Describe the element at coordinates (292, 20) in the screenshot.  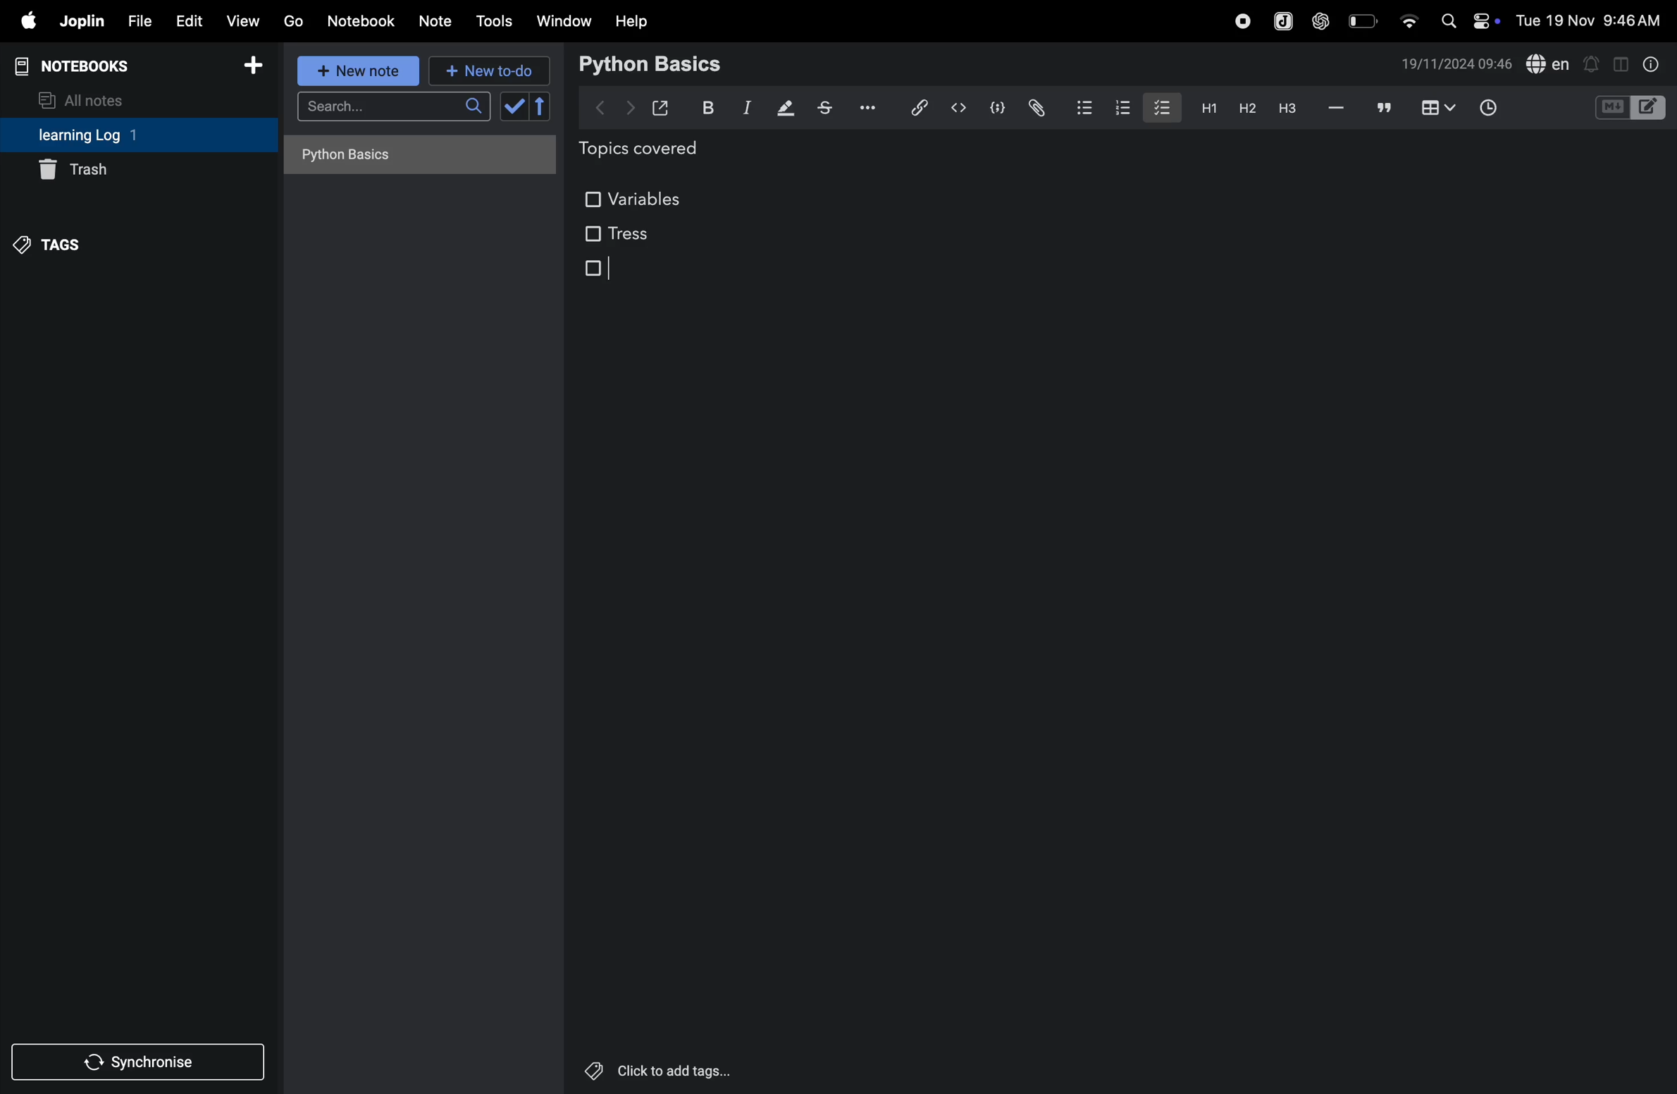
I see `go` at that location.